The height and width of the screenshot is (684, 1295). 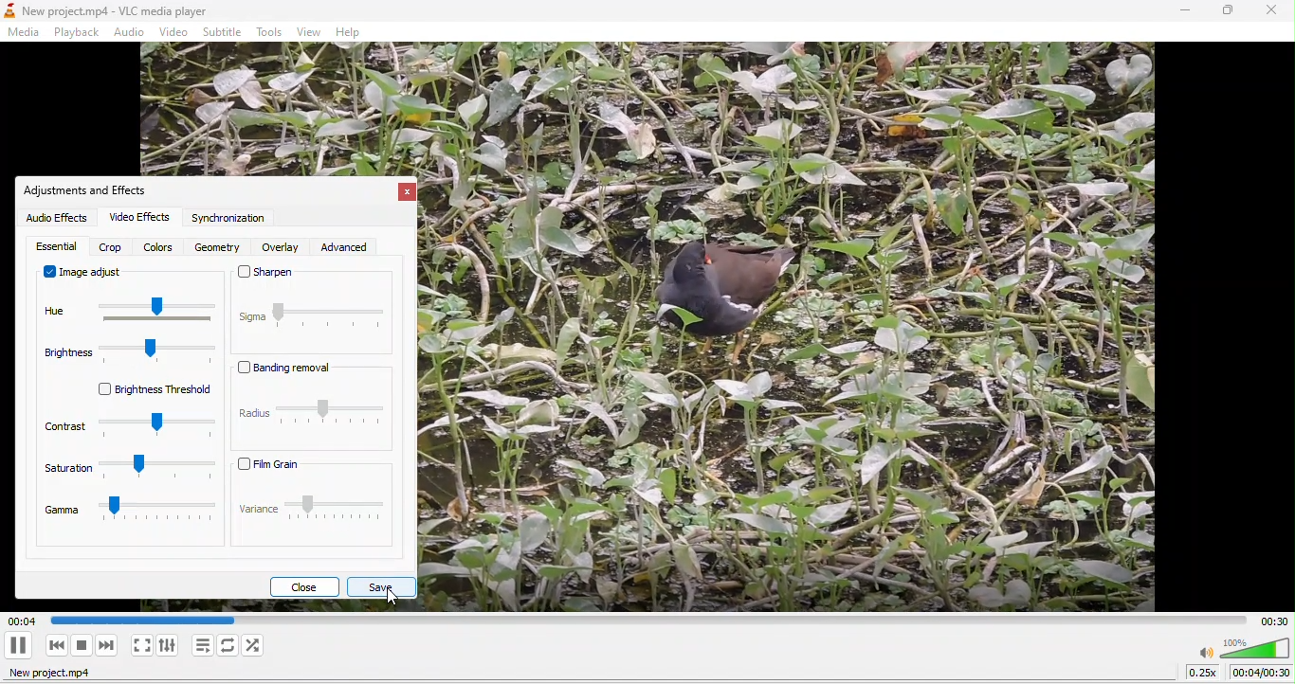 I want to click on new project mp4, so click(x=58, y=675).